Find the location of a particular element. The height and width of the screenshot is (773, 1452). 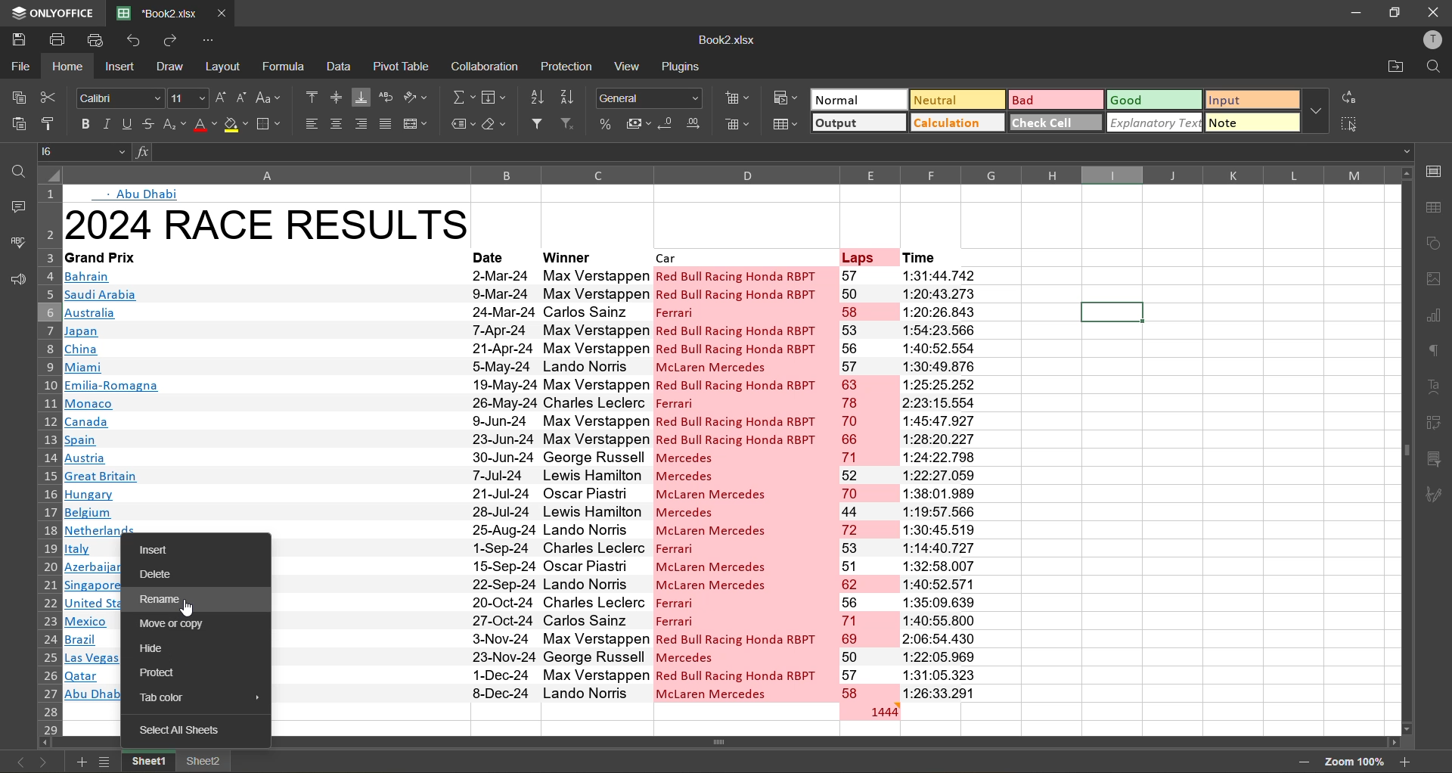

sheet names is located at coordinates (146, 762).